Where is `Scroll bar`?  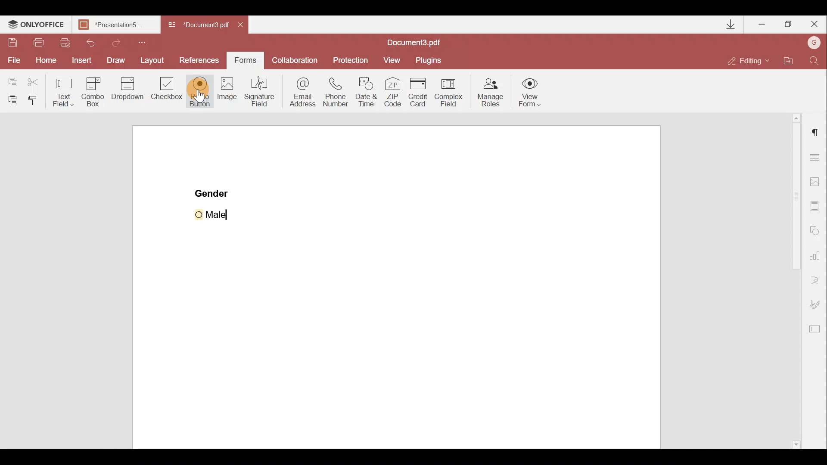 Scroll bar is located at coordinates (789, 282).